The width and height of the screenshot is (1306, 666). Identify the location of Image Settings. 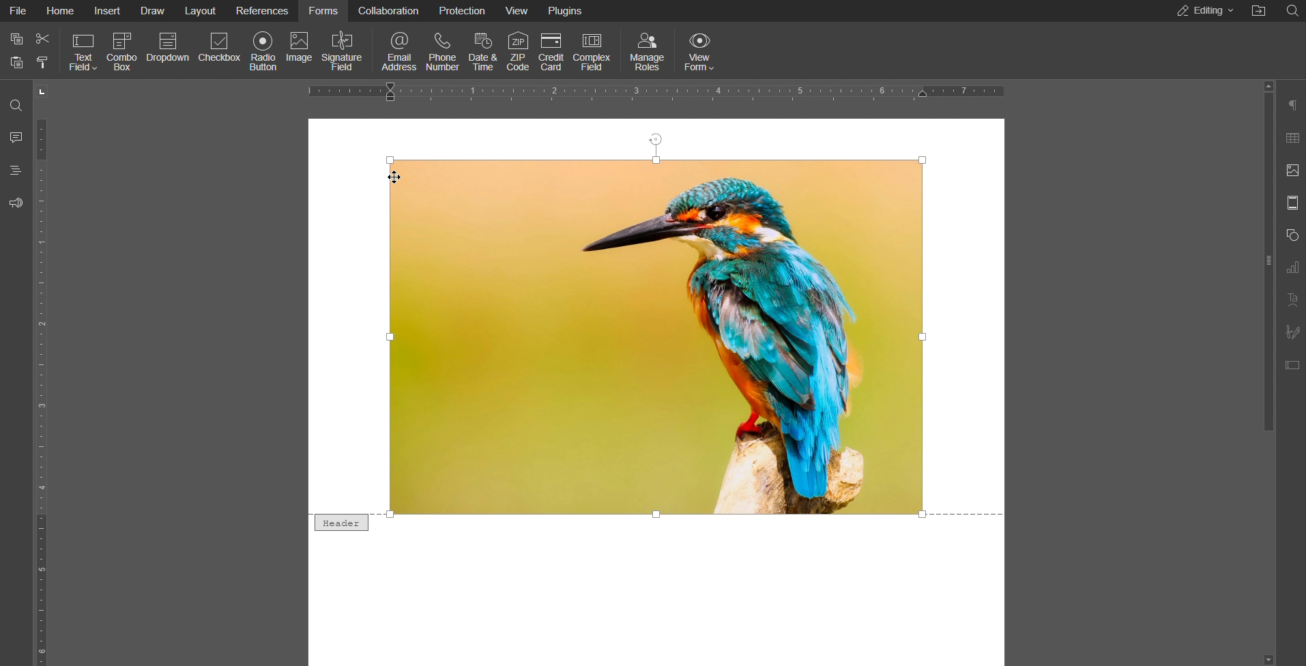
(1290, 171).